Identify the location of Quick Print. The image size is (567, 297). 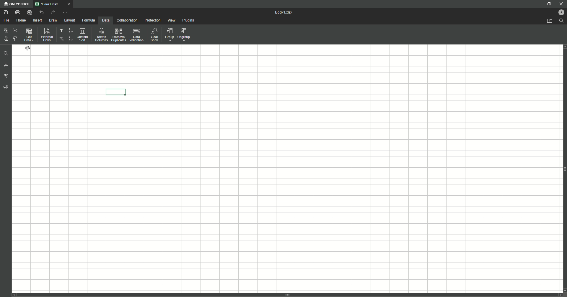
(29, 12).